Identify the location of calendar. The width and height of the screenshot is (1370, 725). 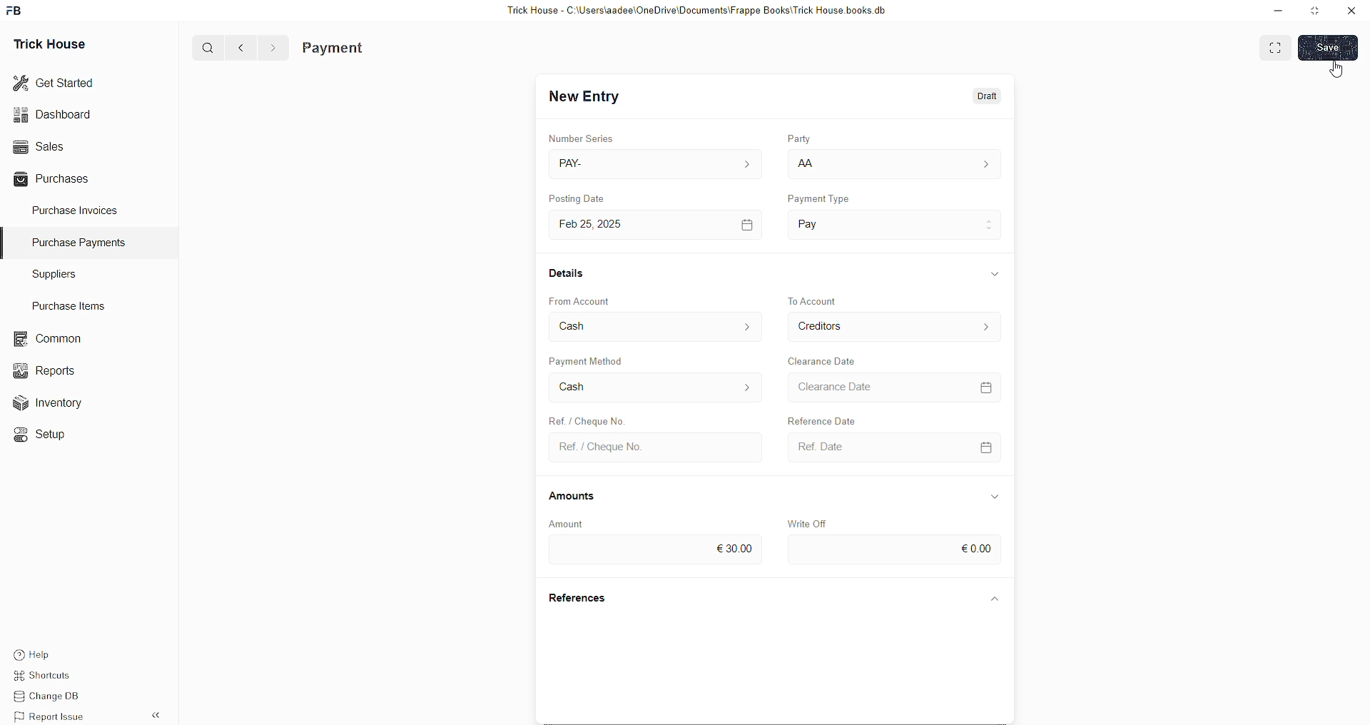
(993, 445).